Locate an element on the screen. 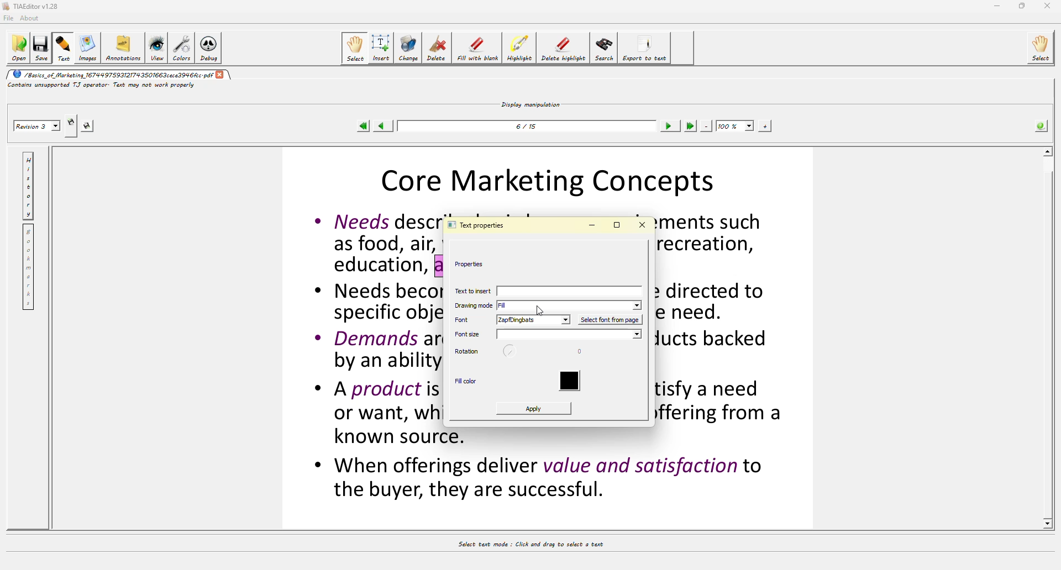  6/15 is located at coordinates (528, 129).